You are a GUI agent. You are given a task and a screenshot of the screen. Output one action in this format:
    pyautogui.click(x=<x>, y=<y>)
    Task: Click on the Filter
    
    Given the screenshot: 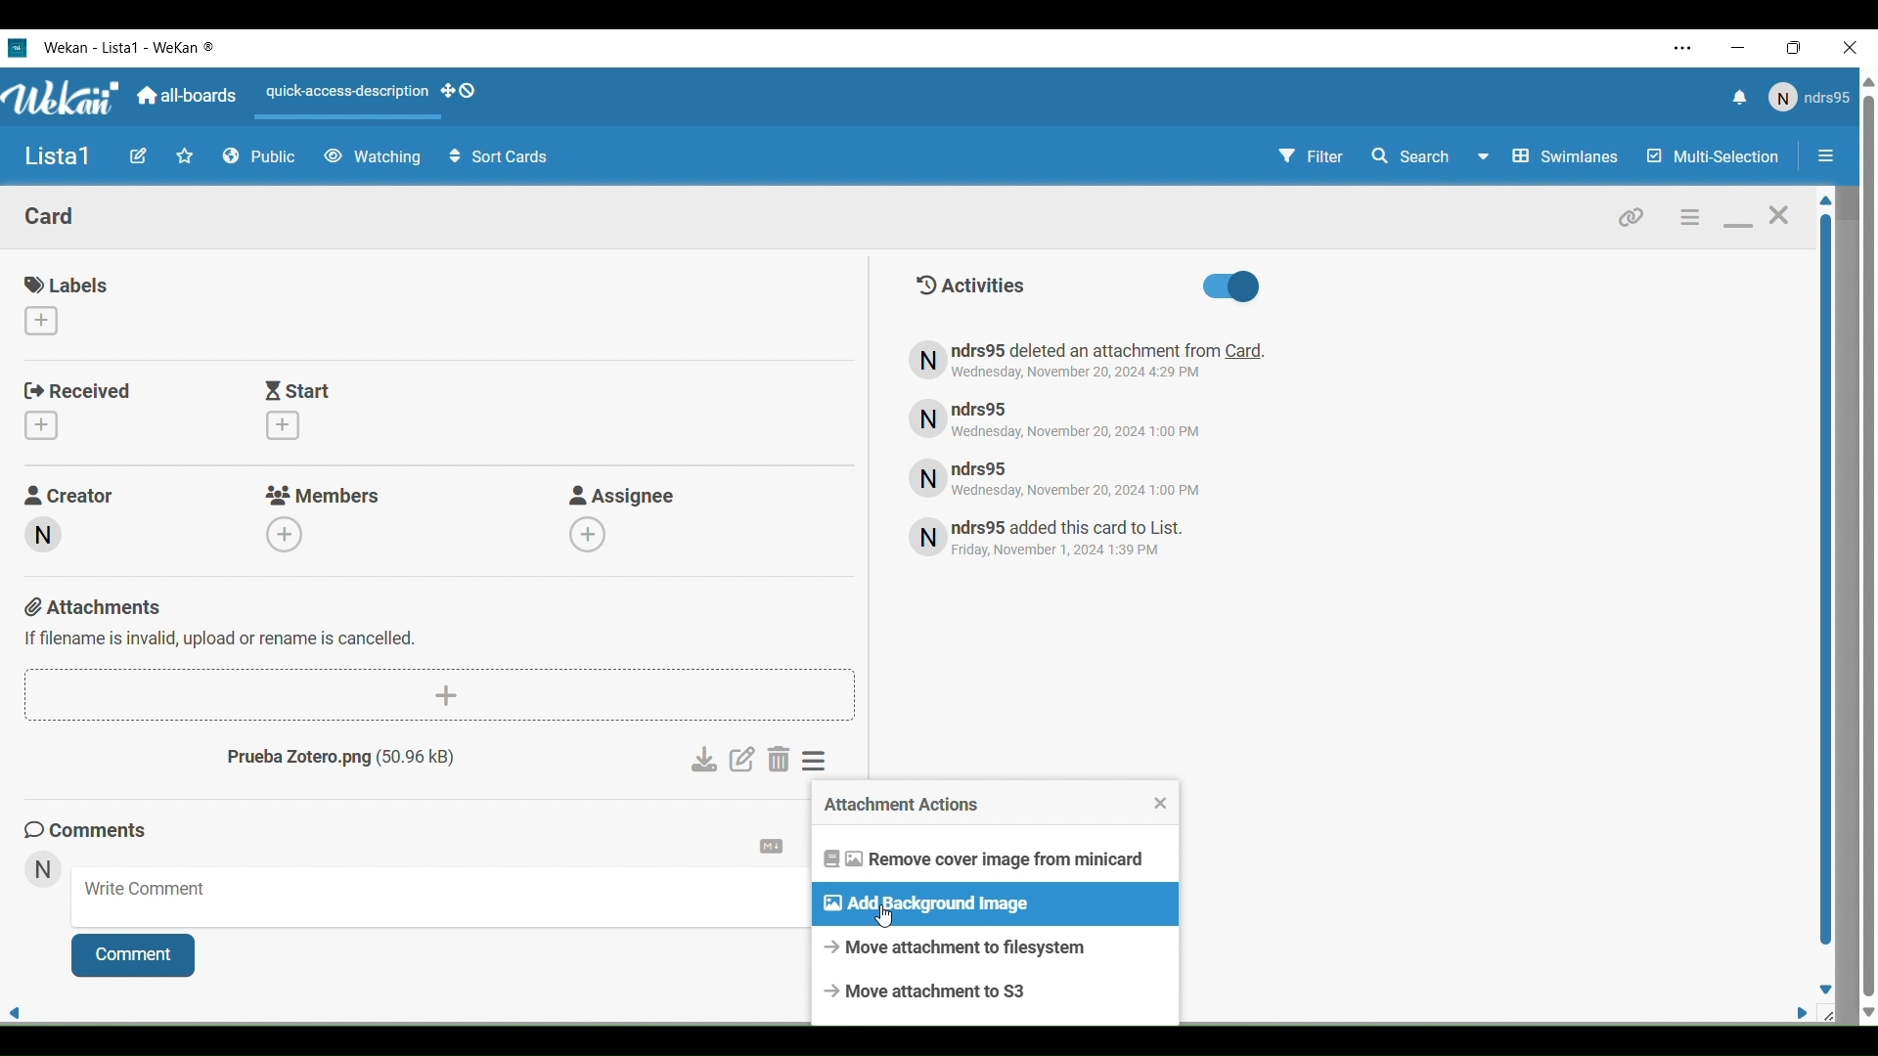 What is the action you would take?
    pyautogui.click(x=1315, y=156)
    